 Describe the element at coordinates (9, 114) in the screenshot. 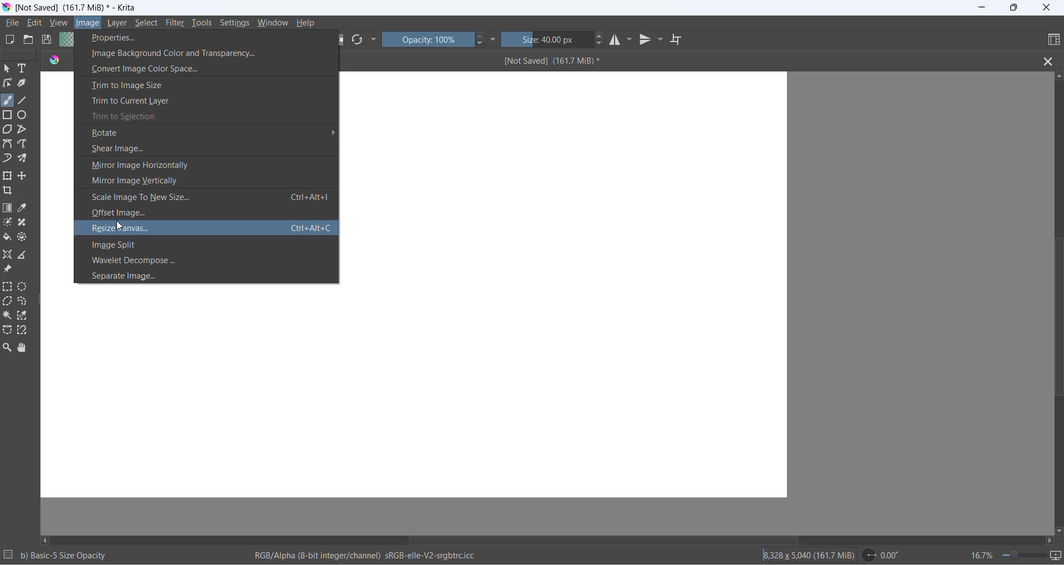

I see `rectangle tool` at that location.